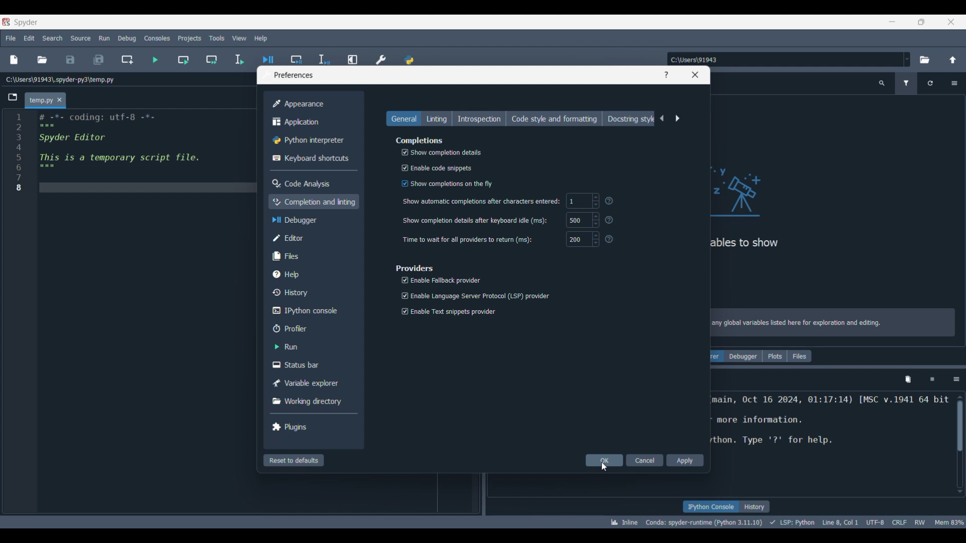  What do you see at coordinates (26, 23) in the screenshot?
I see `Software name` at bounding box center [26, 23].